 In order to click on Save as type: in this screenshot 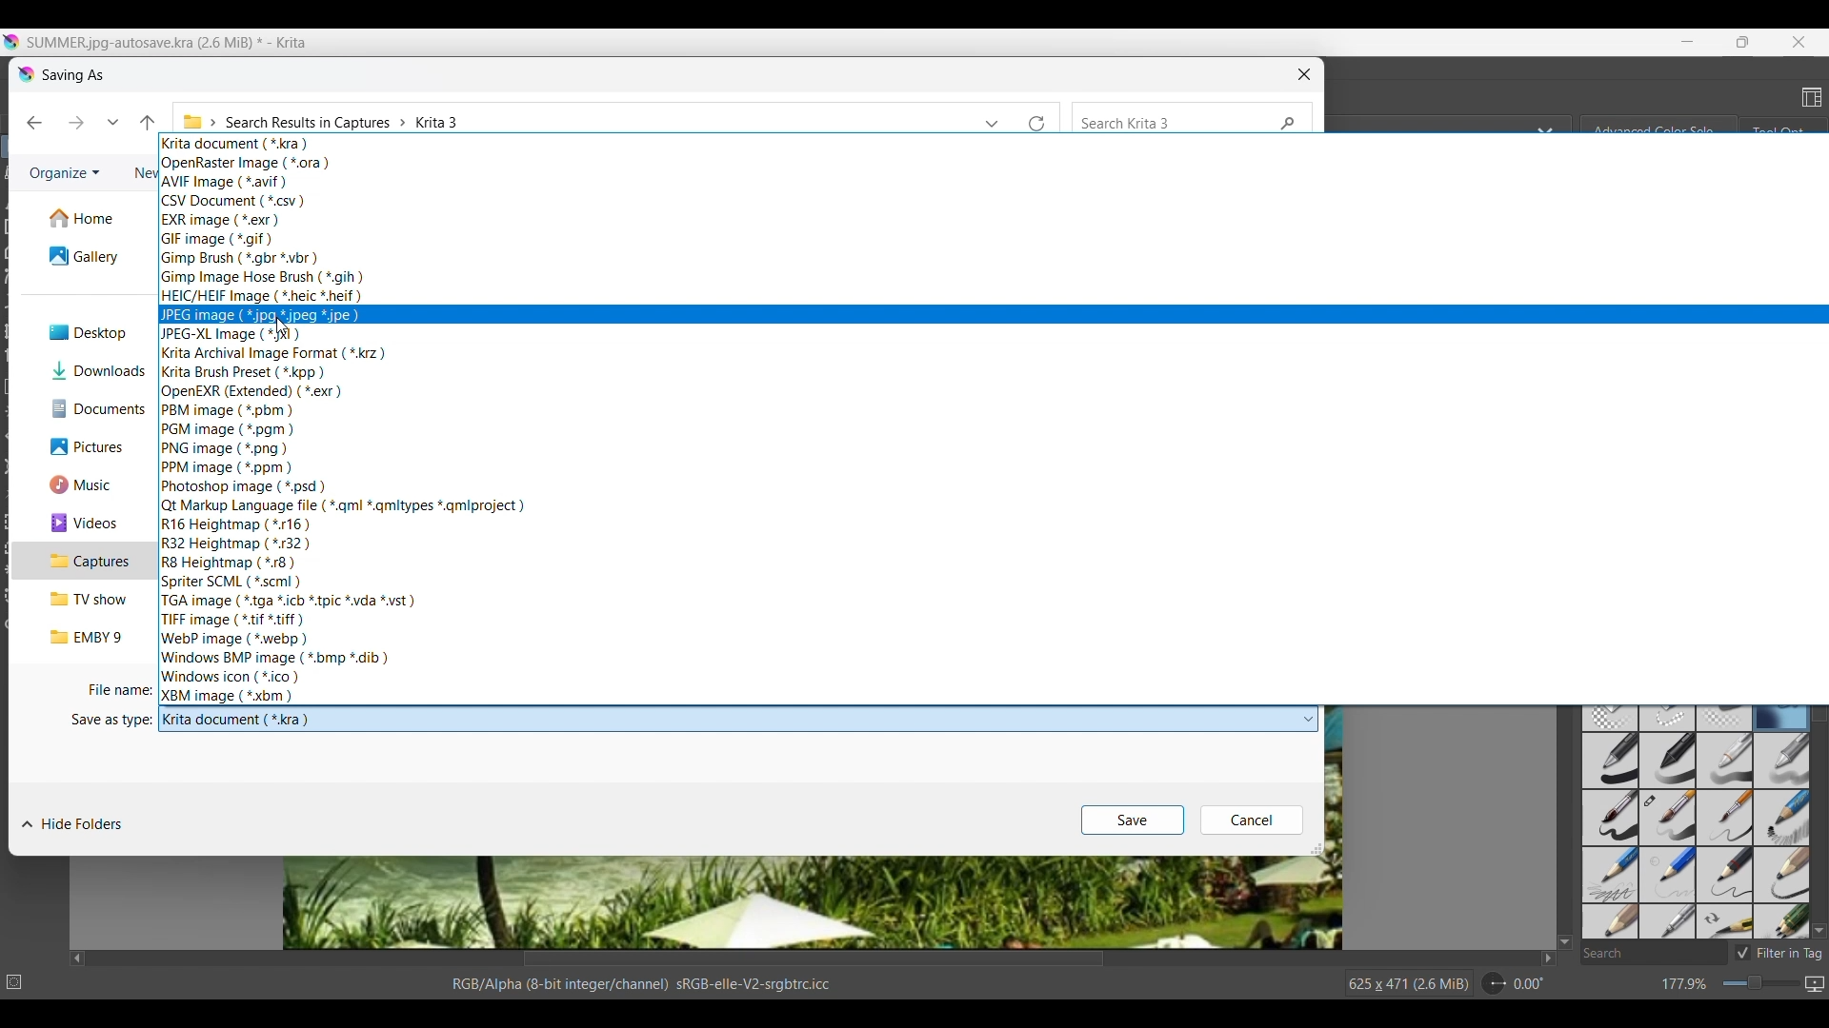, I will do `click(110, 722)`.